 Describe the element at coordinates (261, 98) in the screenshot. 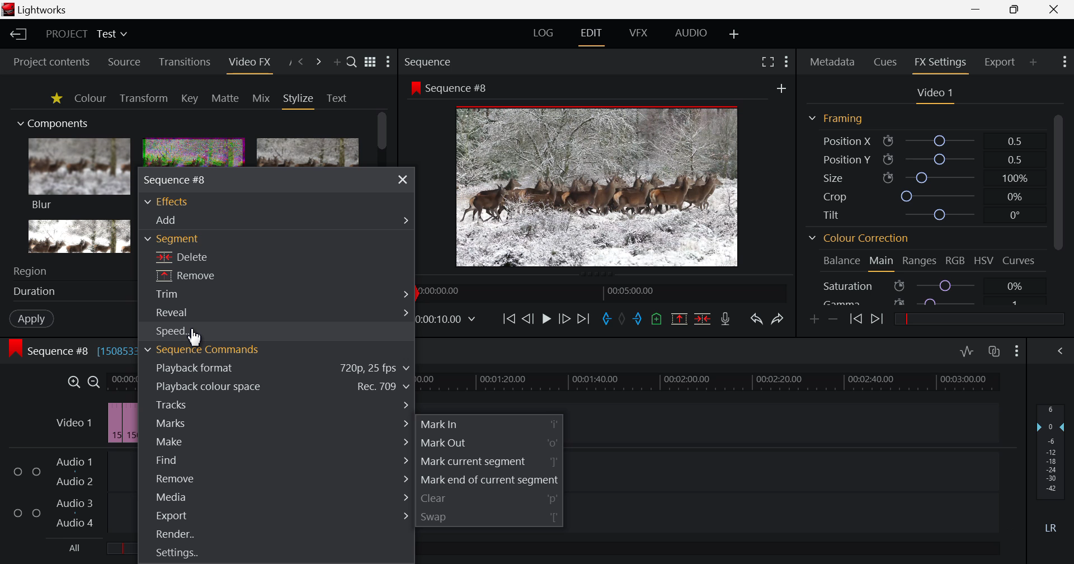

I see `Mix` at that location.